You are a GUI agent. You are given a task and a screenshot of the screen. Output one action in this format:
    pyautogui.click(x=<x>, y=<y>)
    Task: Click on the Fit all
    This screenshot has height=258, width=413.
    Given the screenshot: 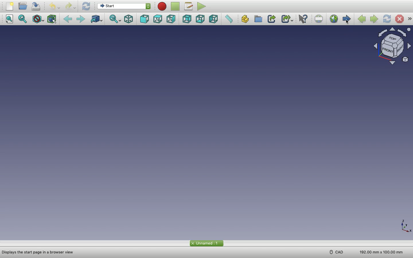 What is the action you would take?
    pyautogui.click(x=11, y=19)
    